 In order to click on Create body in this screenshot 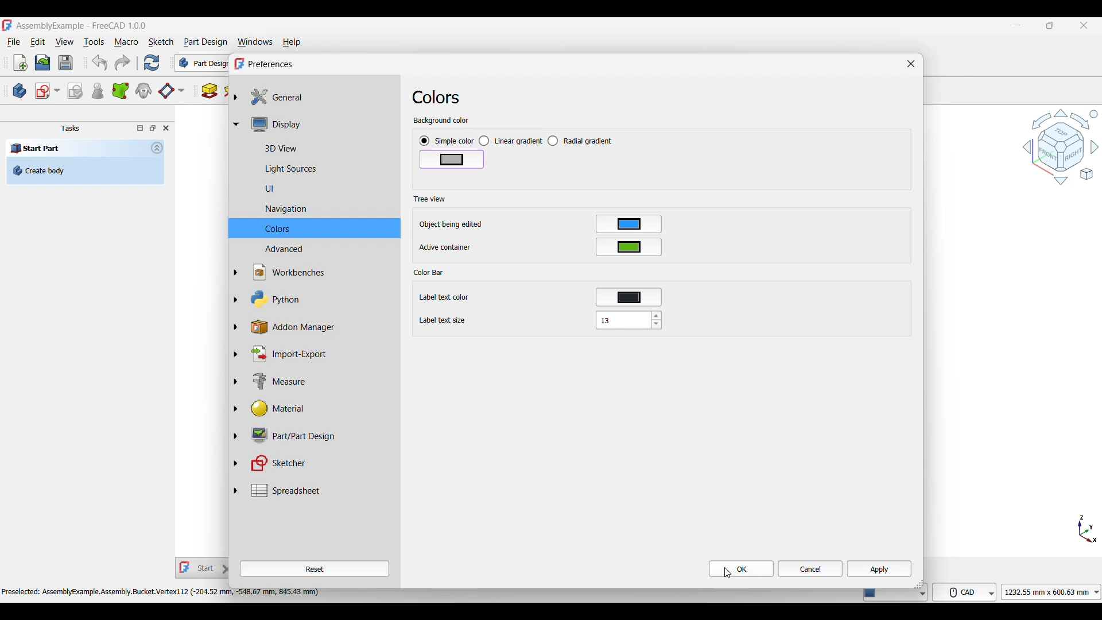, I will do `click(85, 170)`.